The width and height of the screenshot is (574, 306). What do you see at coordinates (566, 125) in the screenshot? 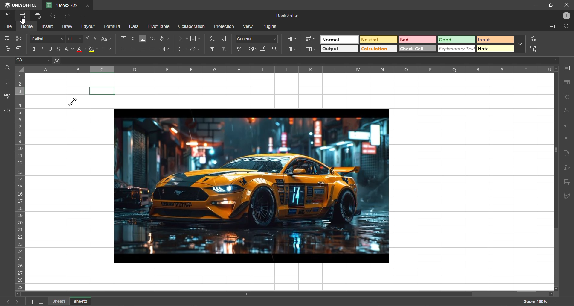
I see `charts` at bounding box center [566, 125].